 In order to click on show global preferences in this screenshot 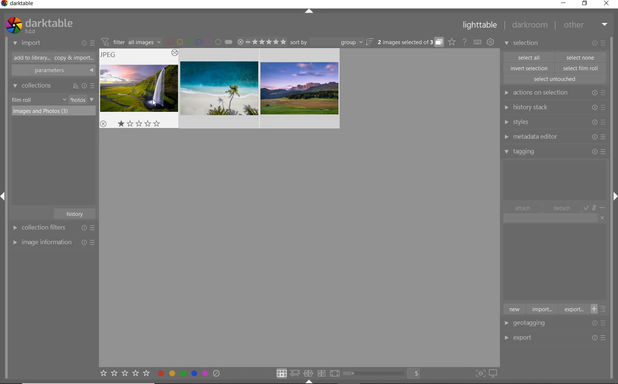, I will do `click(490, 42)`.